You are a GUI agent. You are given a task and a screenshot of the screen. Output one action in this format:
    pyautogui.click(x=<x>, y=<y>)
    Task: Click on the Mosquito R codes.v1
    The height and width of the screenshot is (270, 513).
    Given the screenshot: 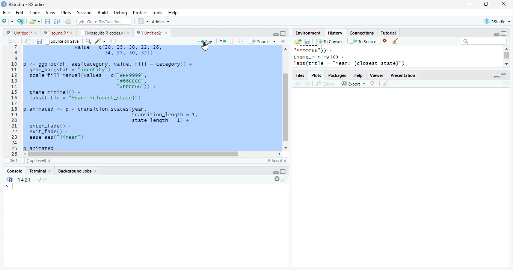 What is the action you would take?
    pyautogui.click(x=103, y=33)
    